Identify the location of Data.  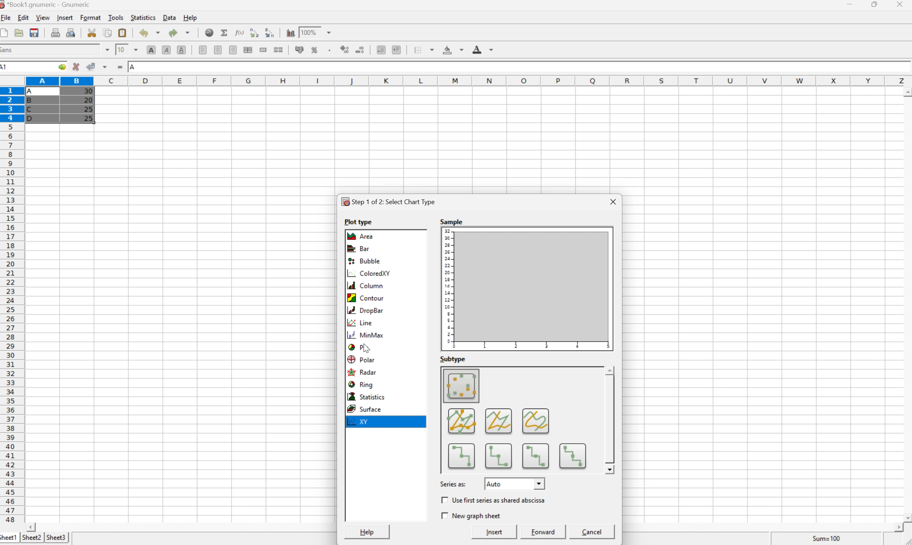
(169, 18).